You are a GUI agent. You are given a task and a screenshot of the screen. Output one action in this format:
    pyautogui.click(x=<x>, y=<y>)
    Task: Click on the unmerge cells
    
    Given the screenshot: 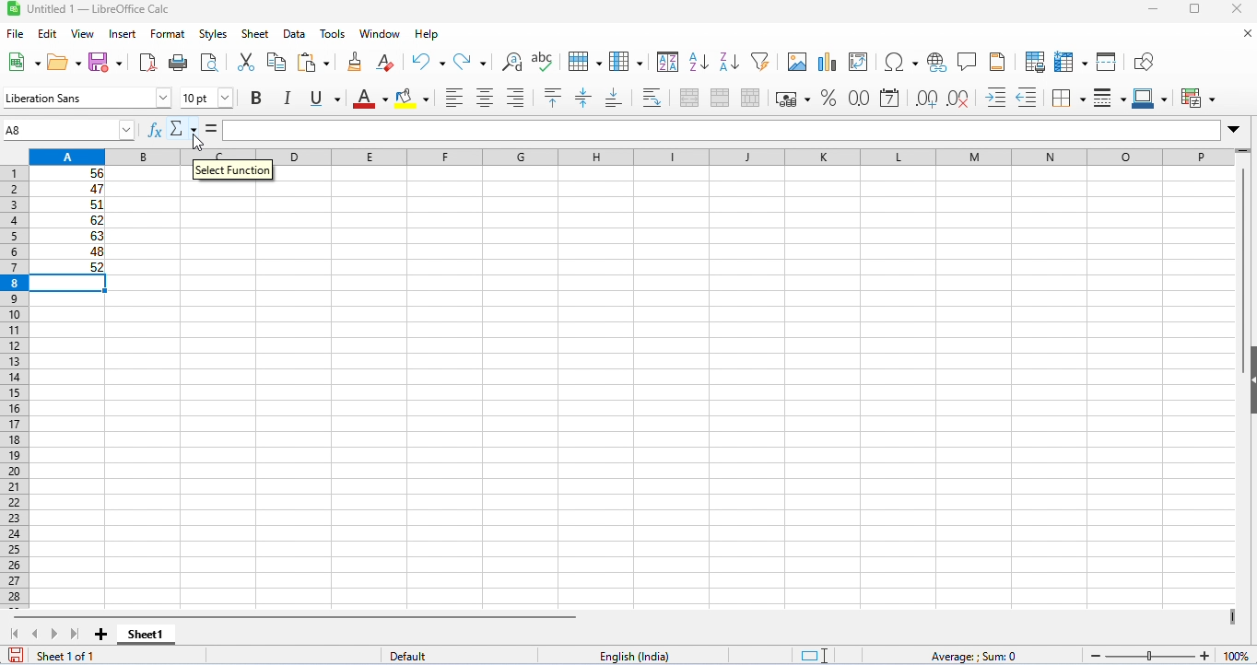 What is the action you would take?
    pyautogui.click(x=750, y=98)
    